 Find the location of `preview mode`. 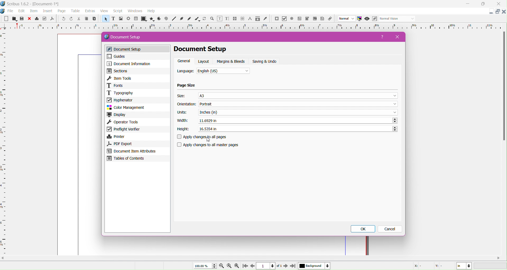

preview mode is located at coordinates (366, 19).